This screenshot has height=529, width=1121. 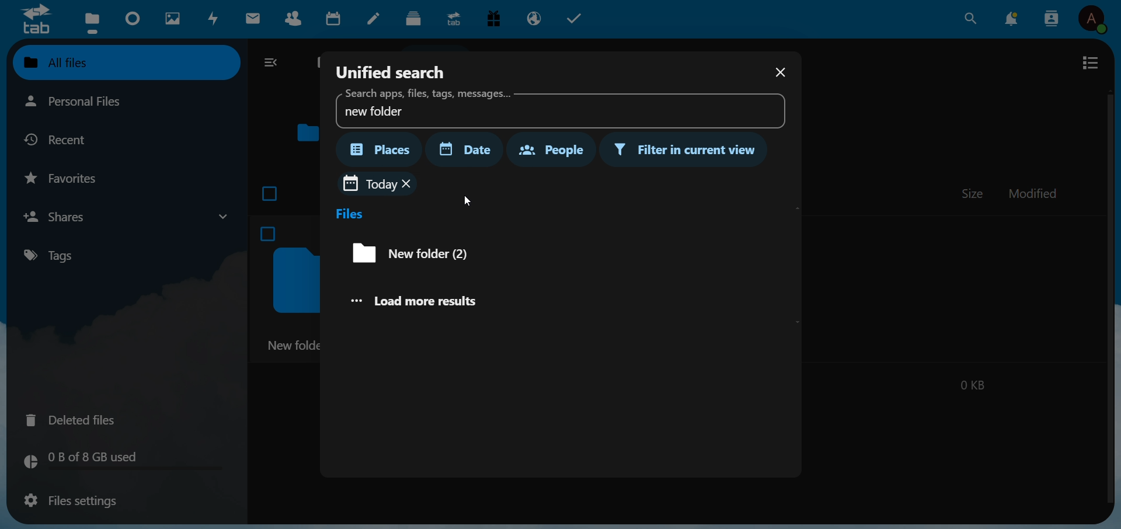 I want to click on notification, so click(x=1014, y=18).